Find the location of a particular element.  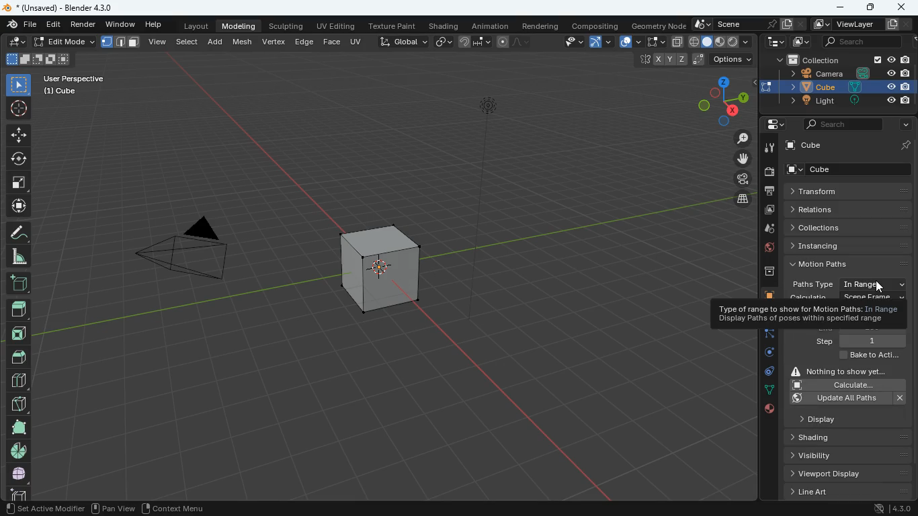

arc is located at coordinates (602, 42).